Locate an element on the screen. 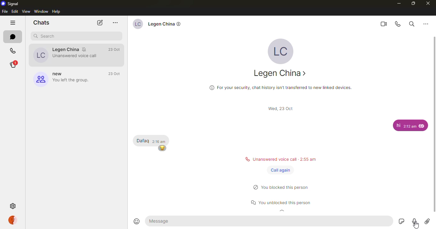 This screenshot has width=436, height=229. profile picture is located at coordinates (138, 24).